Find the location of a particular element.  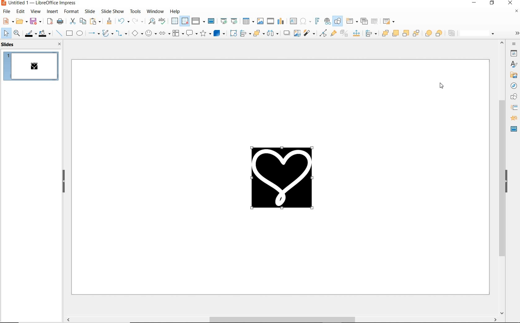

SLIDES is located at coordinates (9, 45).